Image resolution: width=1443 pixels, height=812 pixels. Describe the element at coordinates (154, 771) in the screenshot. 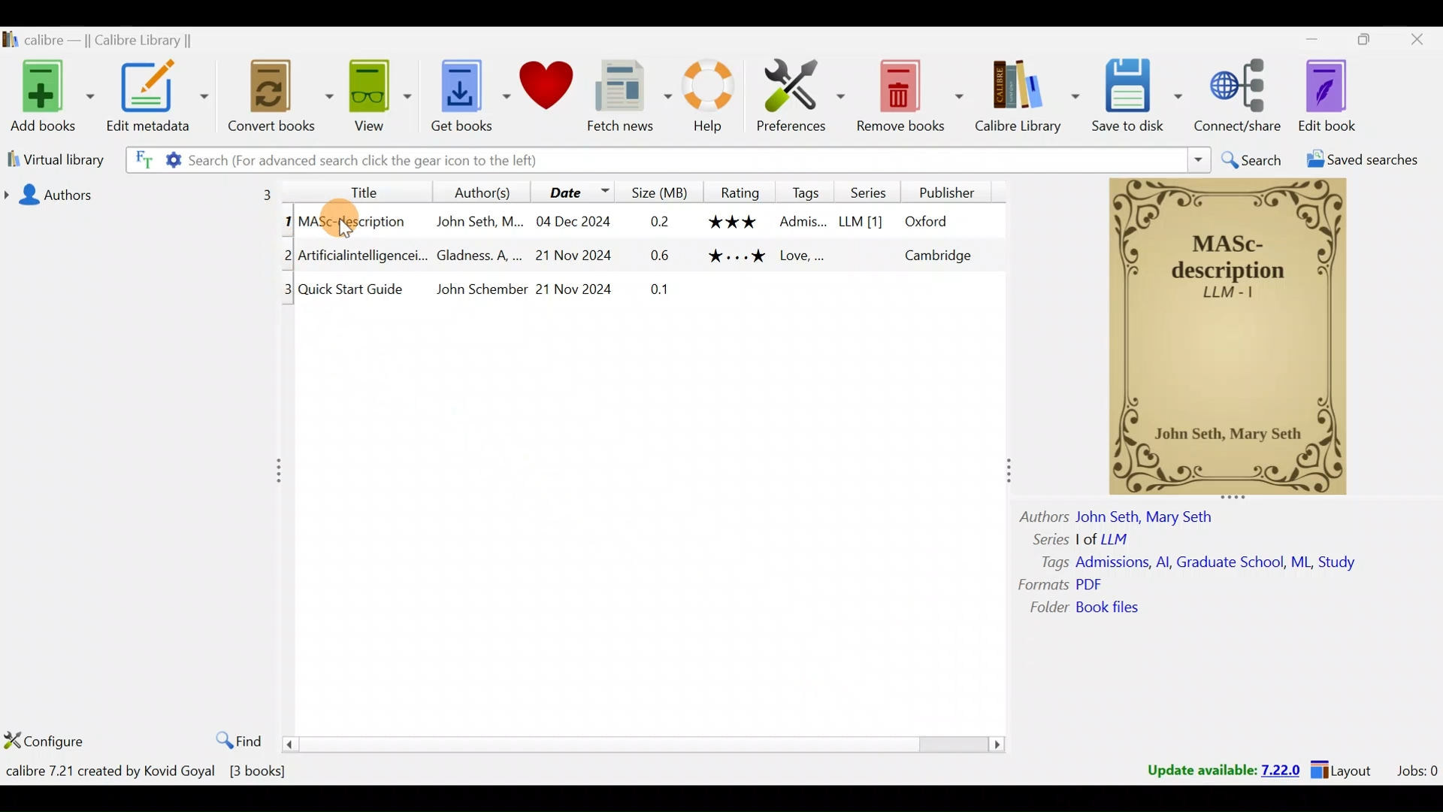

I see `Books count` at that location.